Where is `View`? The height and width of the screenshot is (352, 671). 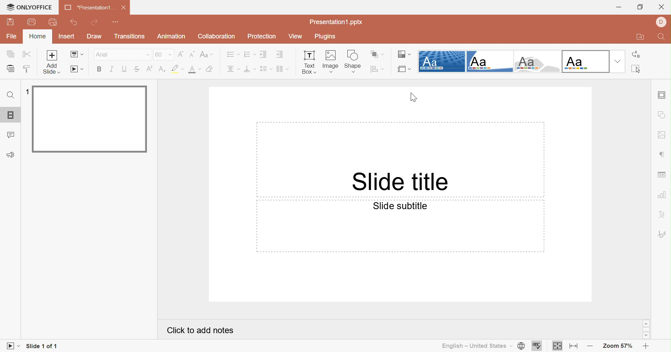 View is located at coordinates (295, 35).